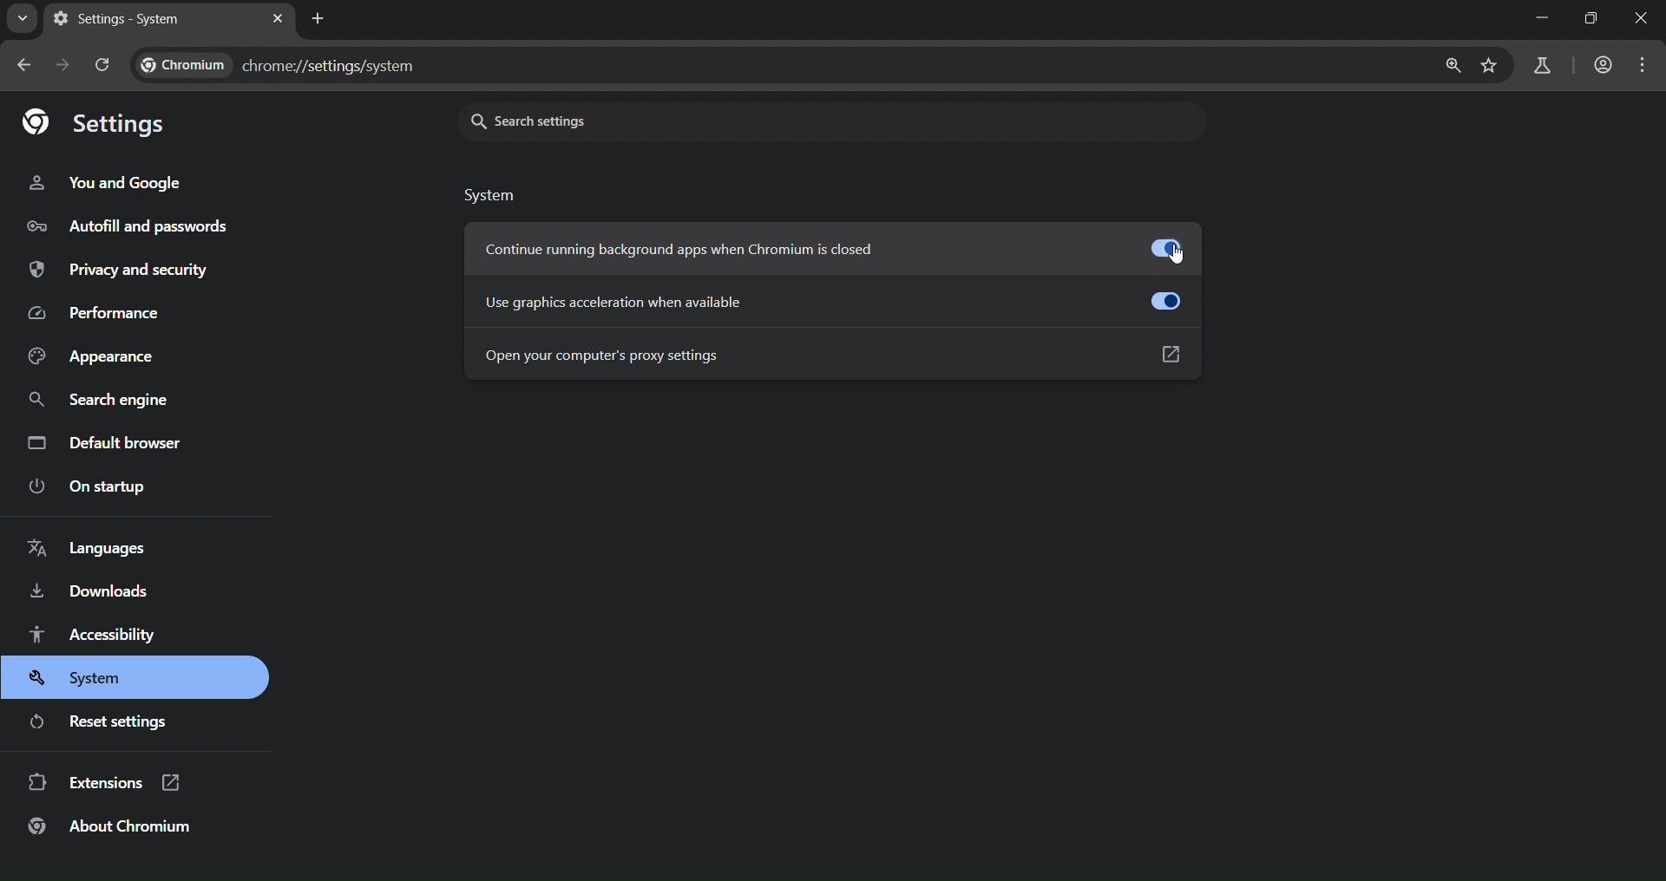 The width and height of the screenshot is (1666, 881). What do you see at coordinates (1647, 65) in the screenshot?
I see `menu` at bounding box center [1647, 65].